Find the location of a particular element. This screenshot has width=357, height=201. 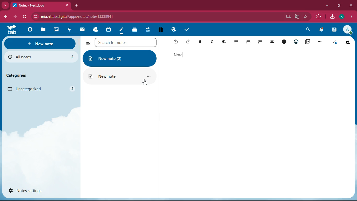

all notes is located at coordinates (39, 57).